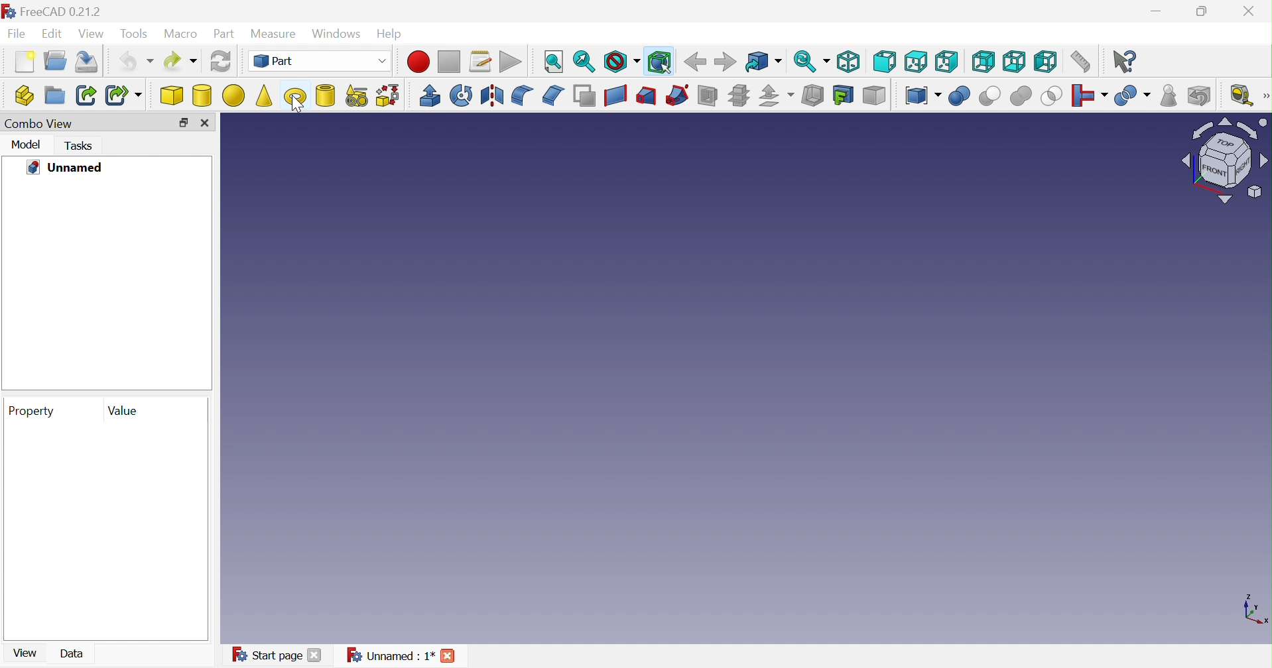 The image size is (1272, 668). Describe the element at coordinates (182, 123) in the screenshot. I see `Restore down` at that location.